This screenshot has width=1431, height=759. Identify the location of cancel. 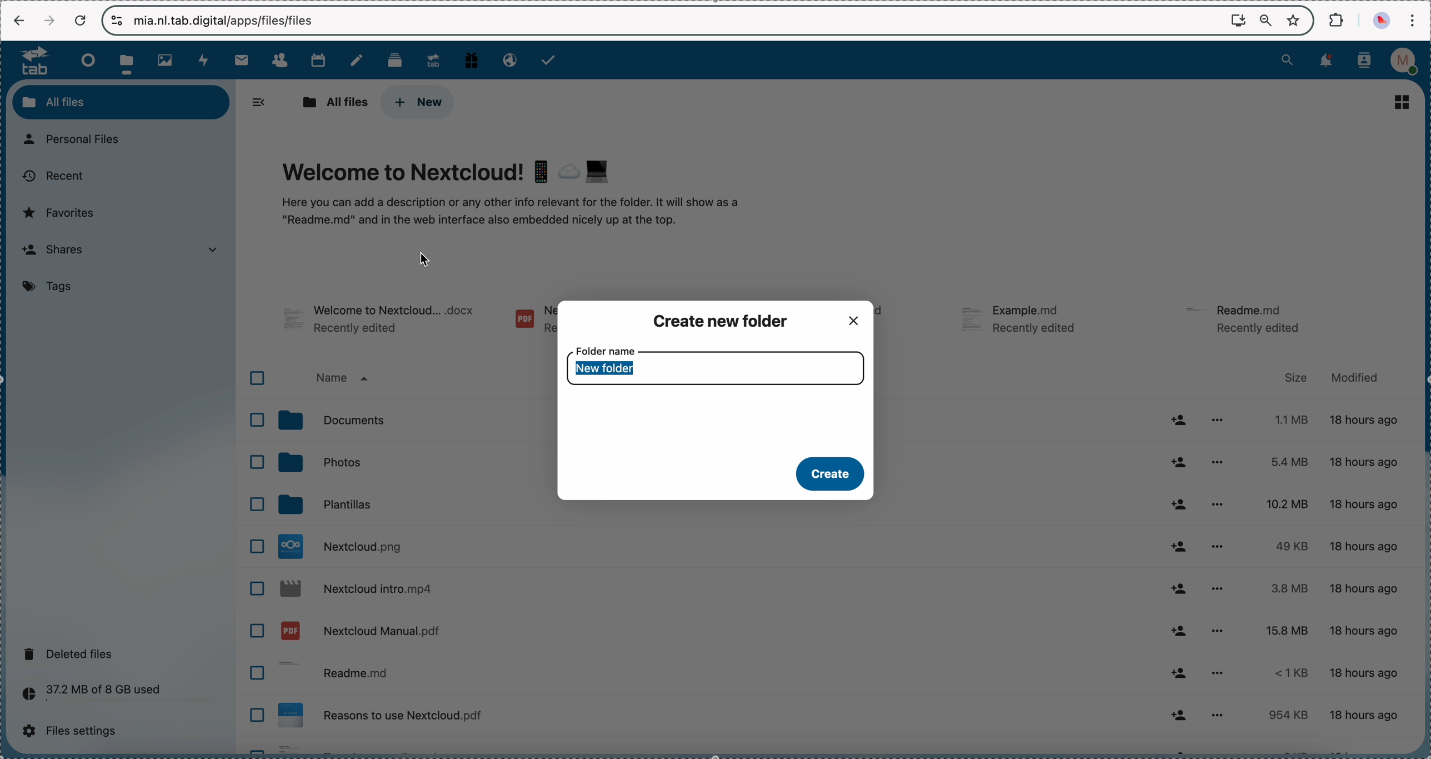
(79, 21).